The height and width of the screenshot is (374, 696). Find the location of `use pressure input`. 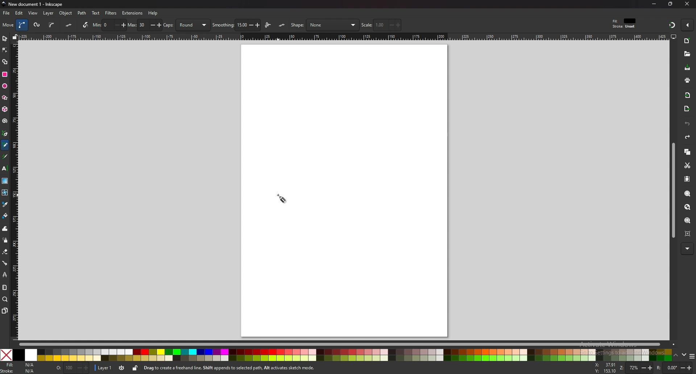

use pressure input is located at coordinates (83, 25).